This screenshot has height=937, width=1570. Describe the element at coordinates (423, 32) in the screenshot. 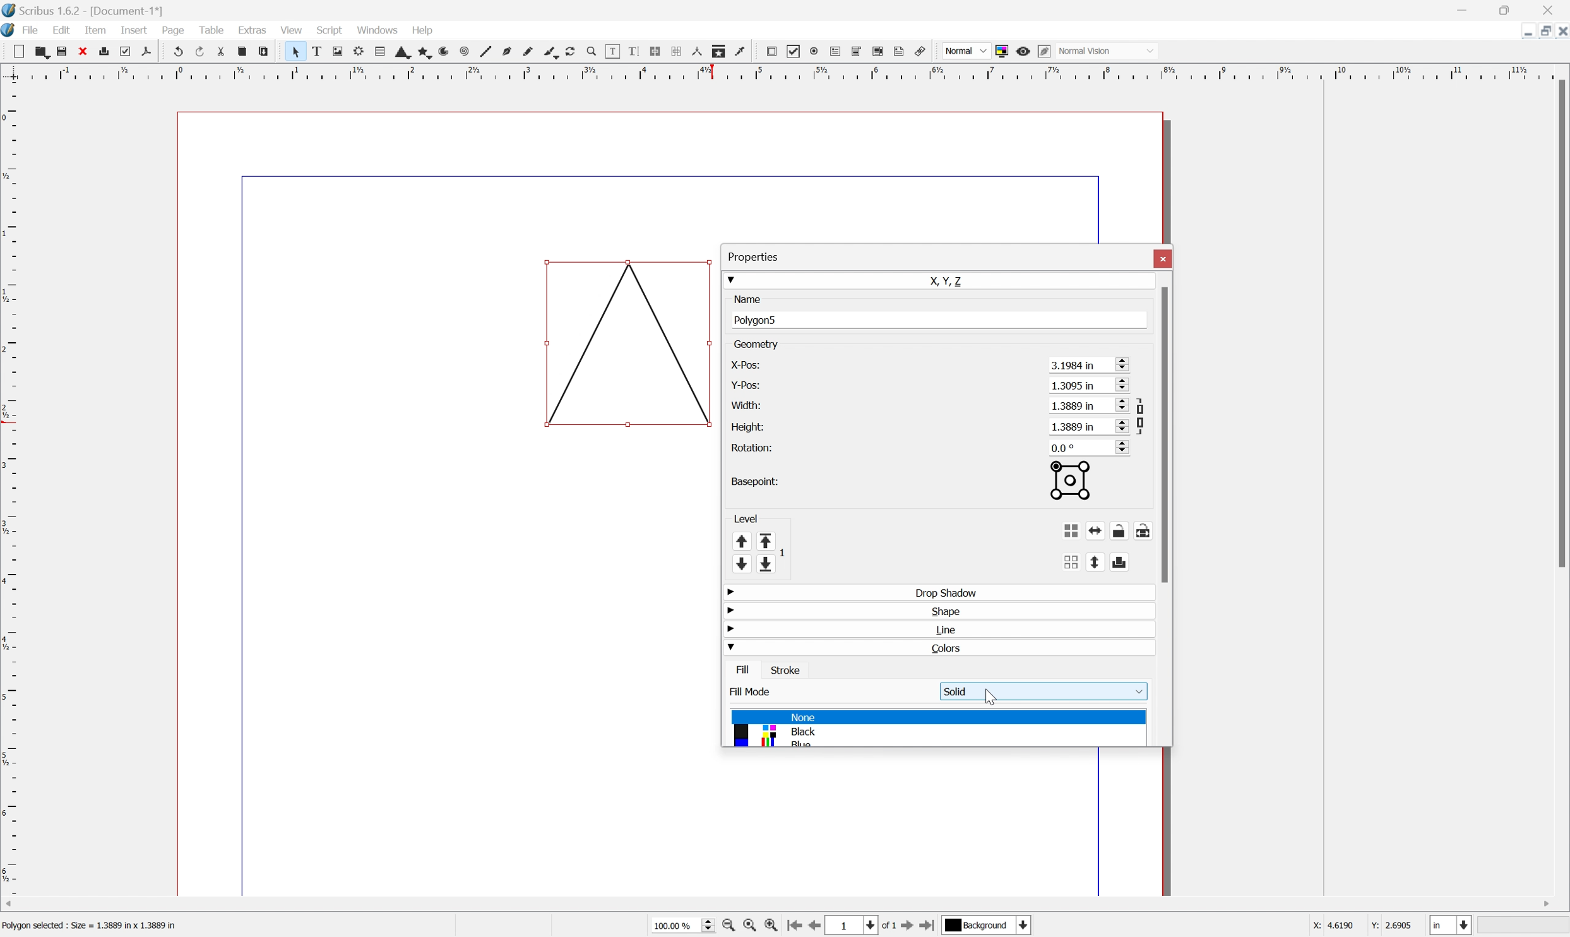

I see `Help` at that location.